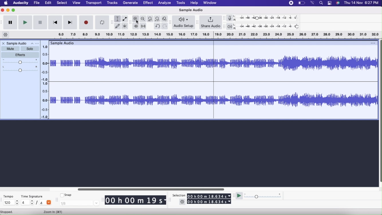 The width and height of the screenshot is (382, 215). Describe the element at coordinates (79, 204) in the screenshot. I see `1/8` at that location.